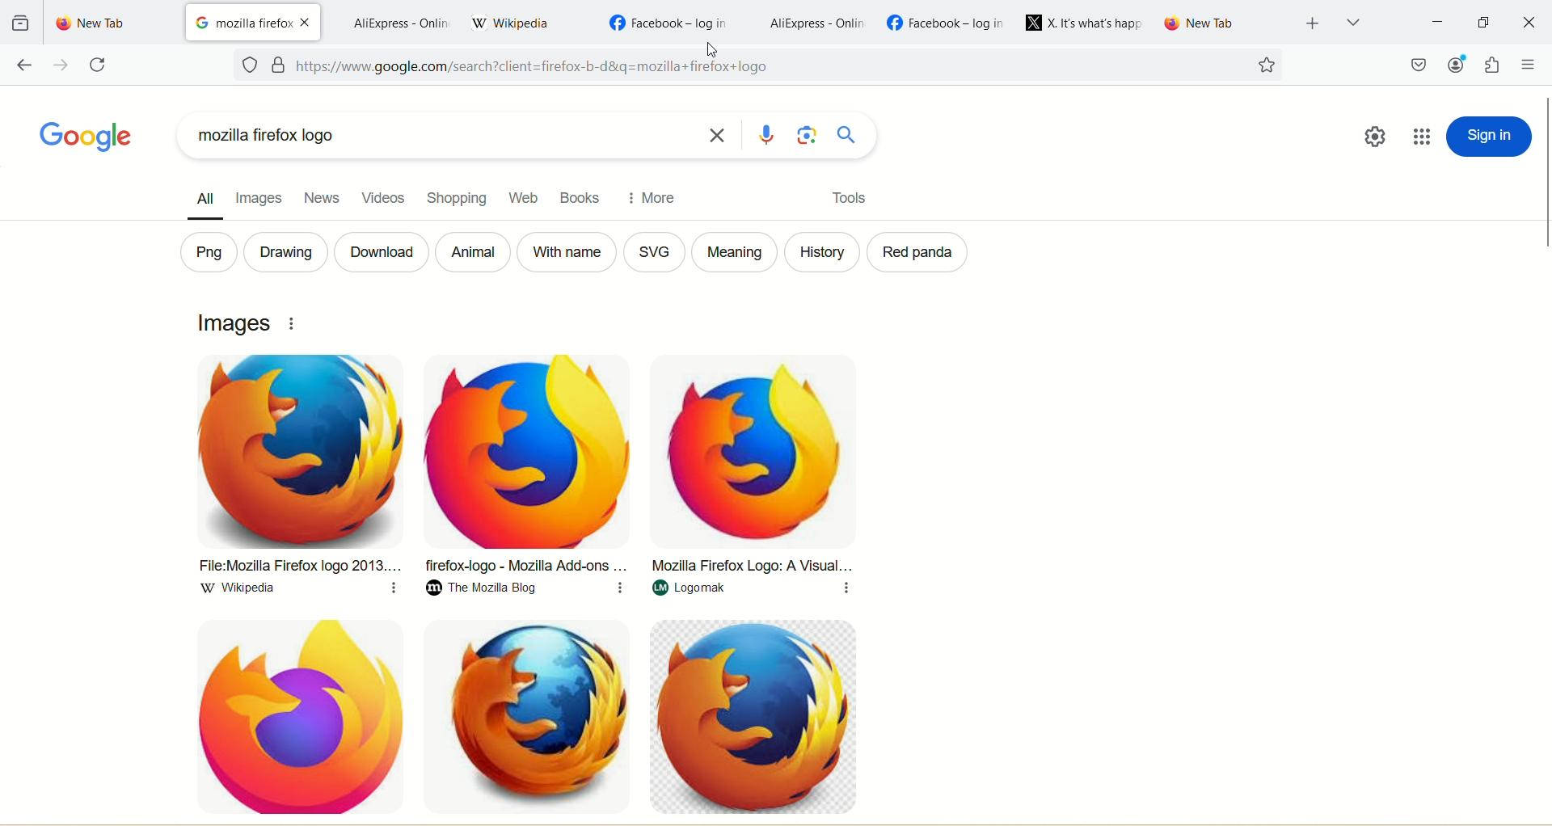 This screenshot has height=826, width=1552. Describe the element at coordinates (1422, 134) in the screenshot. I see `google apps` at that location.